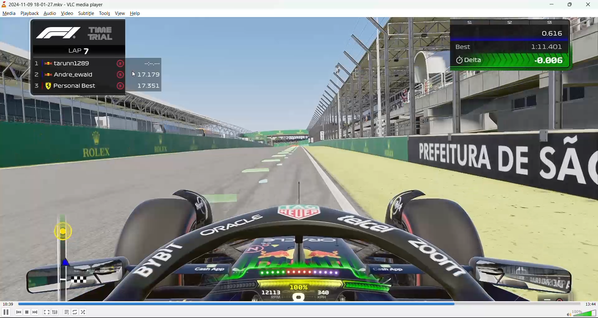 This screenshot has height=318, width=598. Describe the element at coordinates (591, 5) in the screenshot. I see `close` at that location.